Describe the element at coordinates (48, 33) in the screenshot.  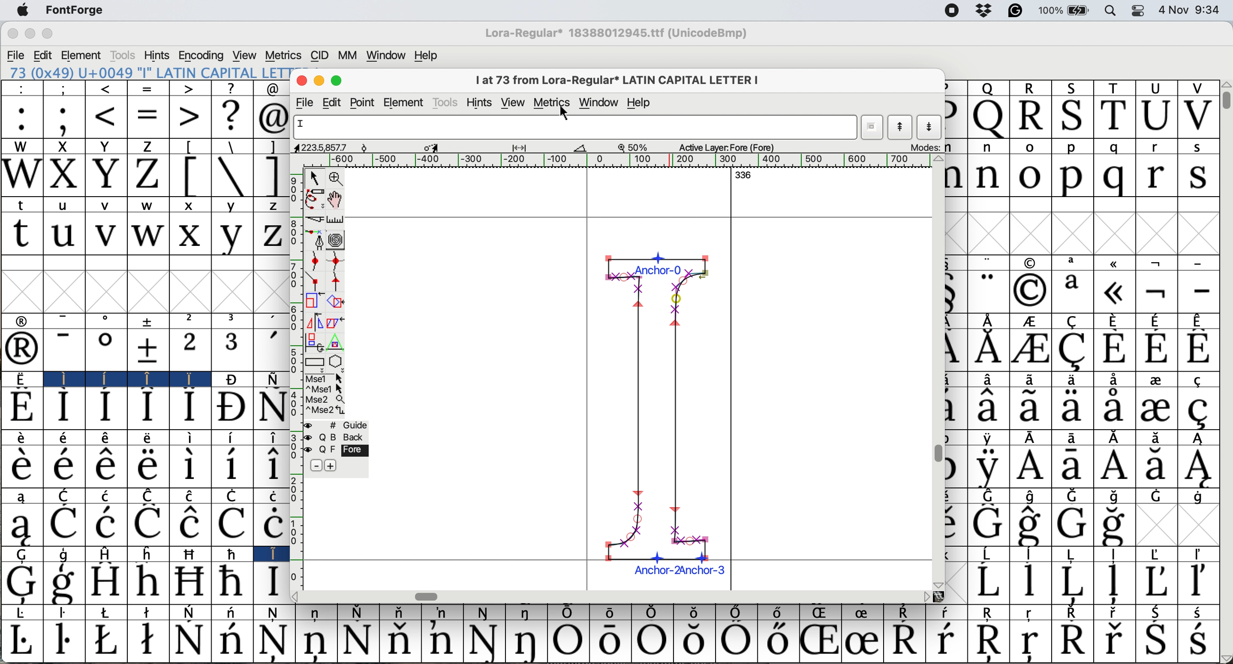
I see `maximize` at that location.